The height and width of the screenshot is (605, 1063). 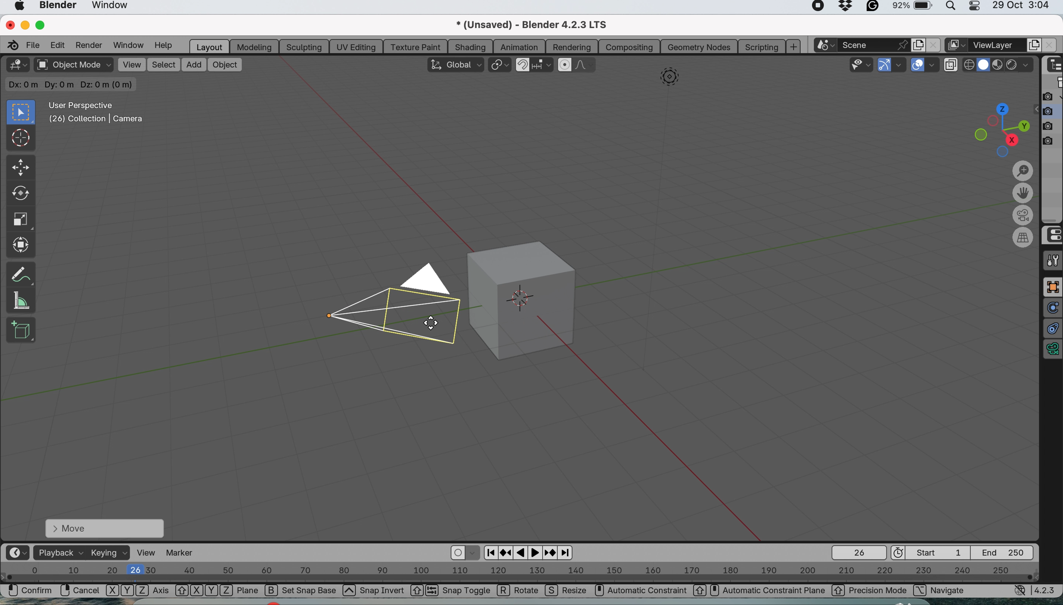 What do you see at coordinates (520, 47) in the screenshot?
I see `animation` at bounding box center [520, 47].